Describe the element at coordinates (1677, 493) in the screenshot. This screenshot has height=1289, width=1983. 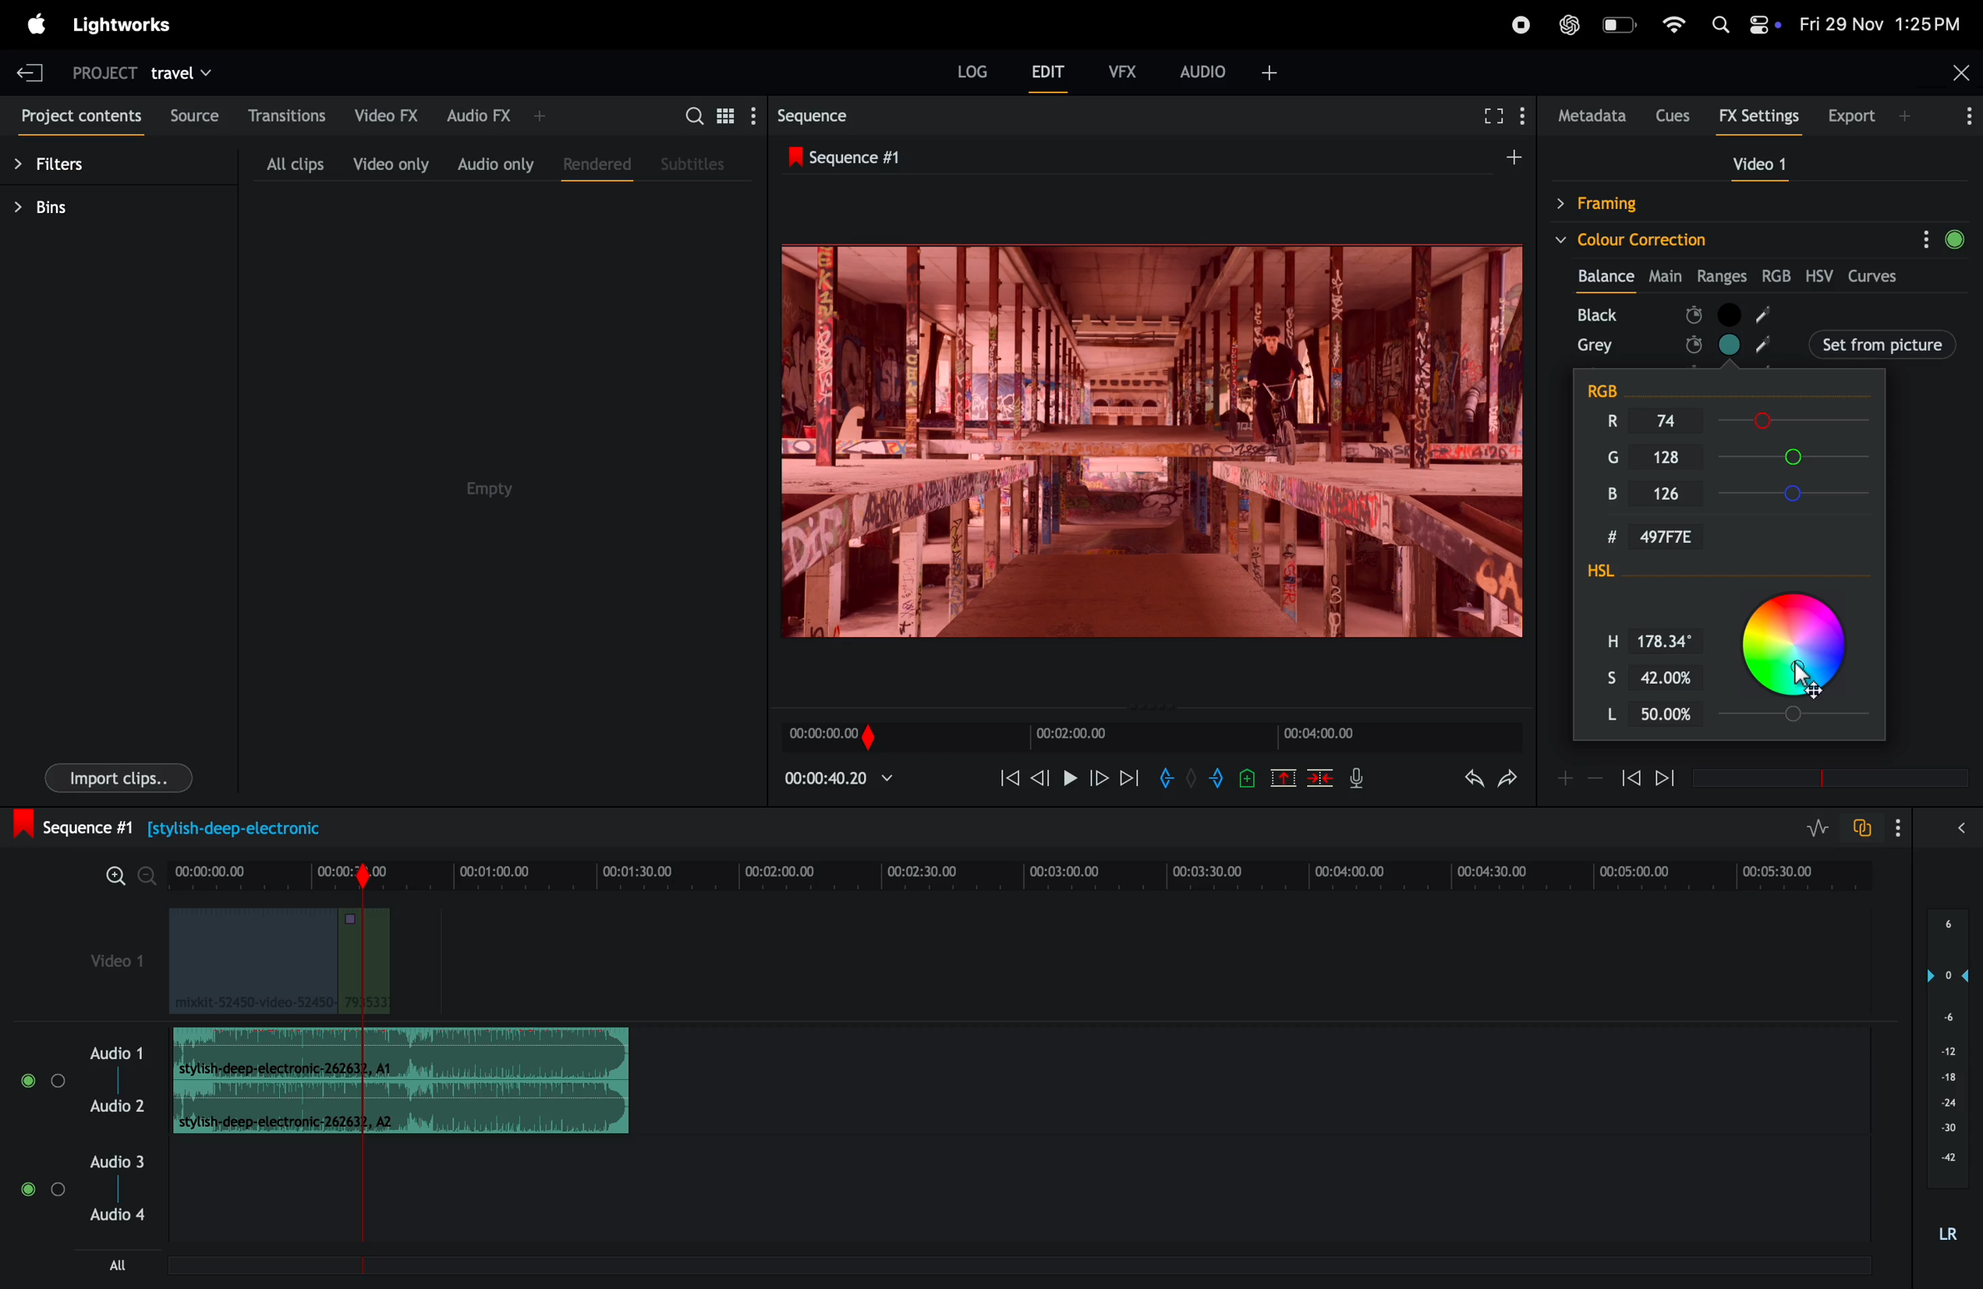
I see `B Input` at that location.